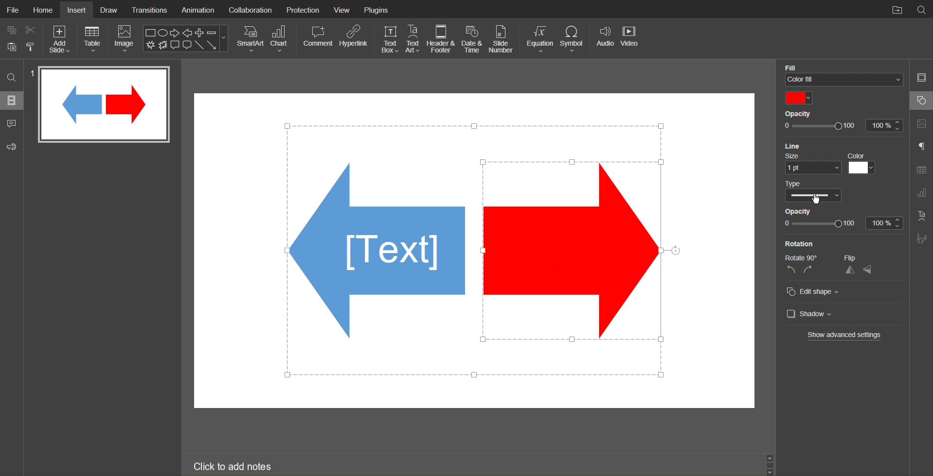 Image resolution: width=933 pixels, height=476 pixels. I want to click on Slide Settings, so click(922, 78).